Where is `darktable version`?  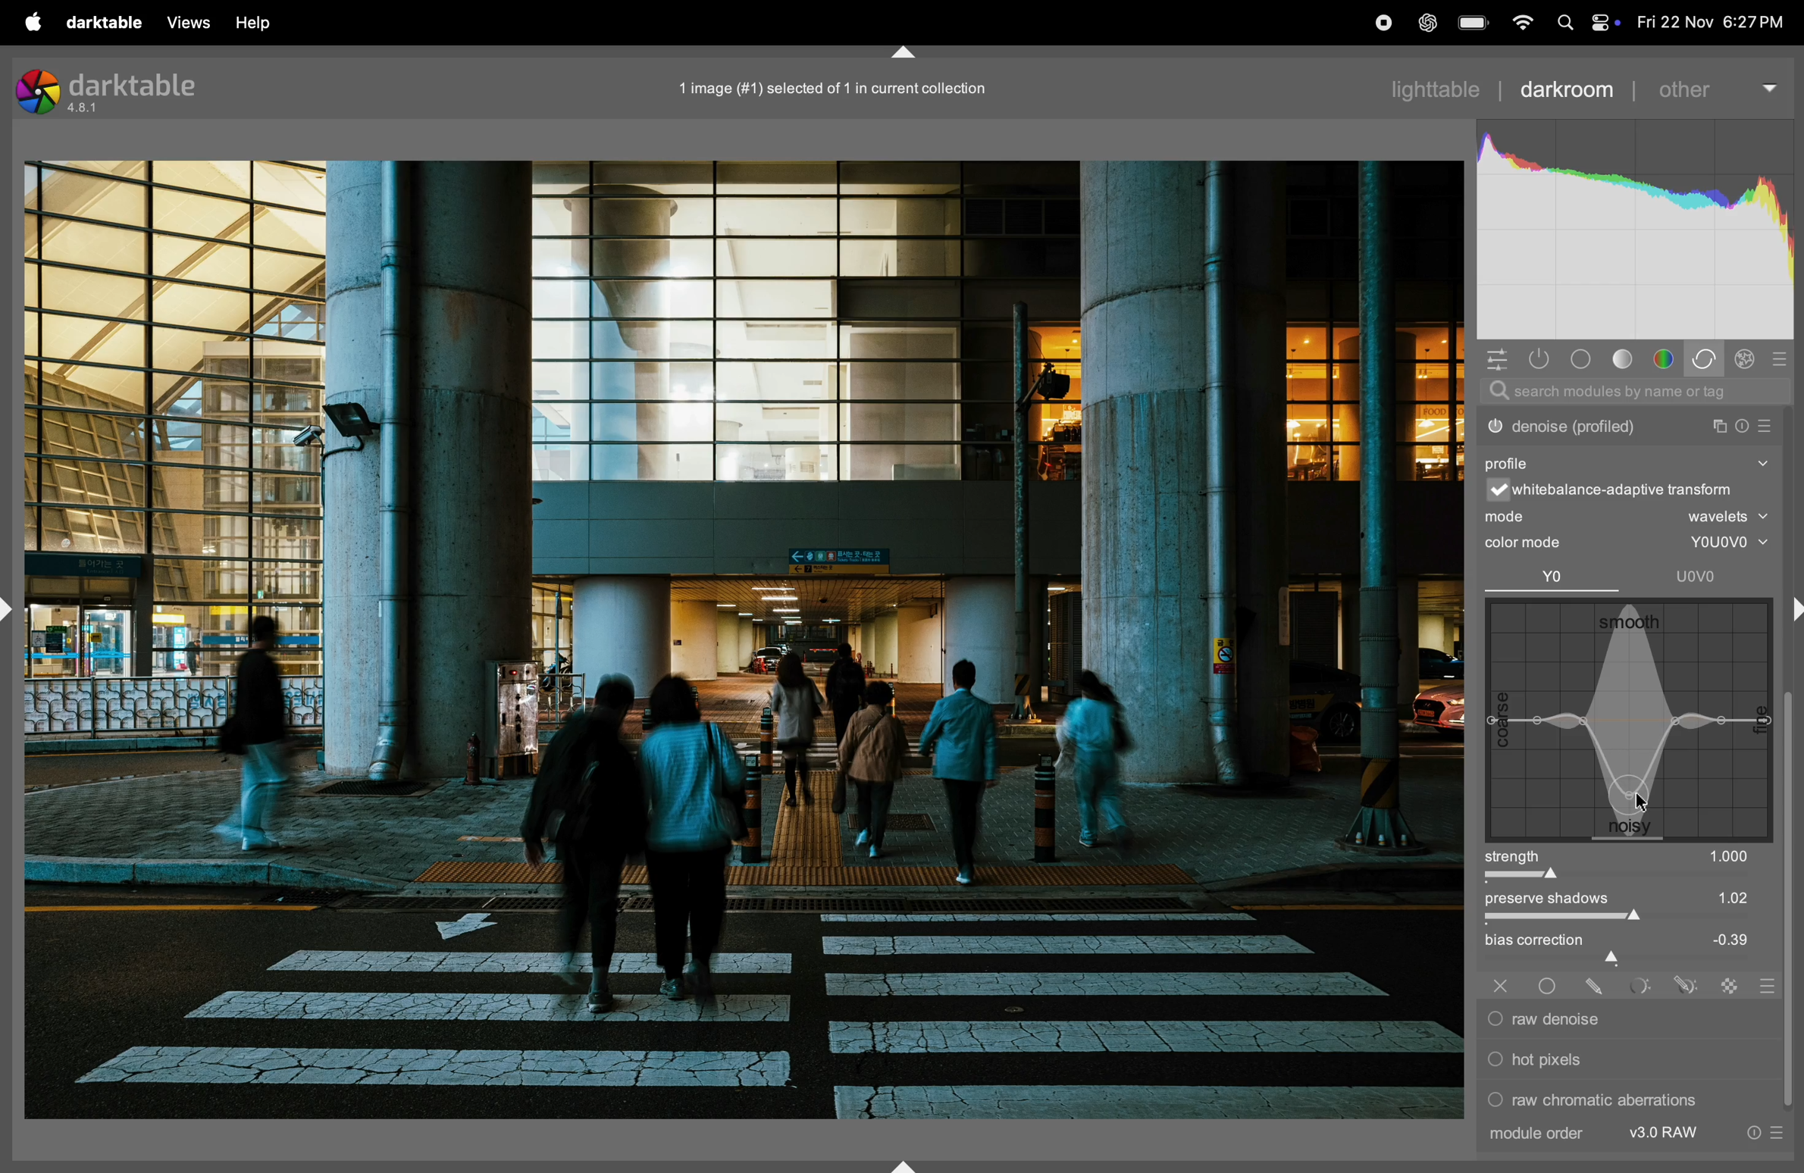 darktable version is located at coordinates (126, 86).